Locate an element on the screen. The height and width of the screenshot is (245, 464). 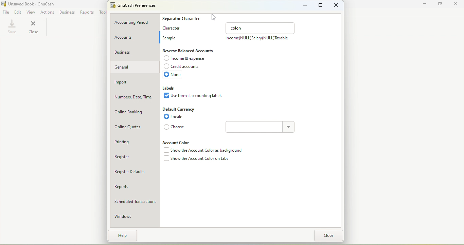
Reports is located at coordinates (136, 187).